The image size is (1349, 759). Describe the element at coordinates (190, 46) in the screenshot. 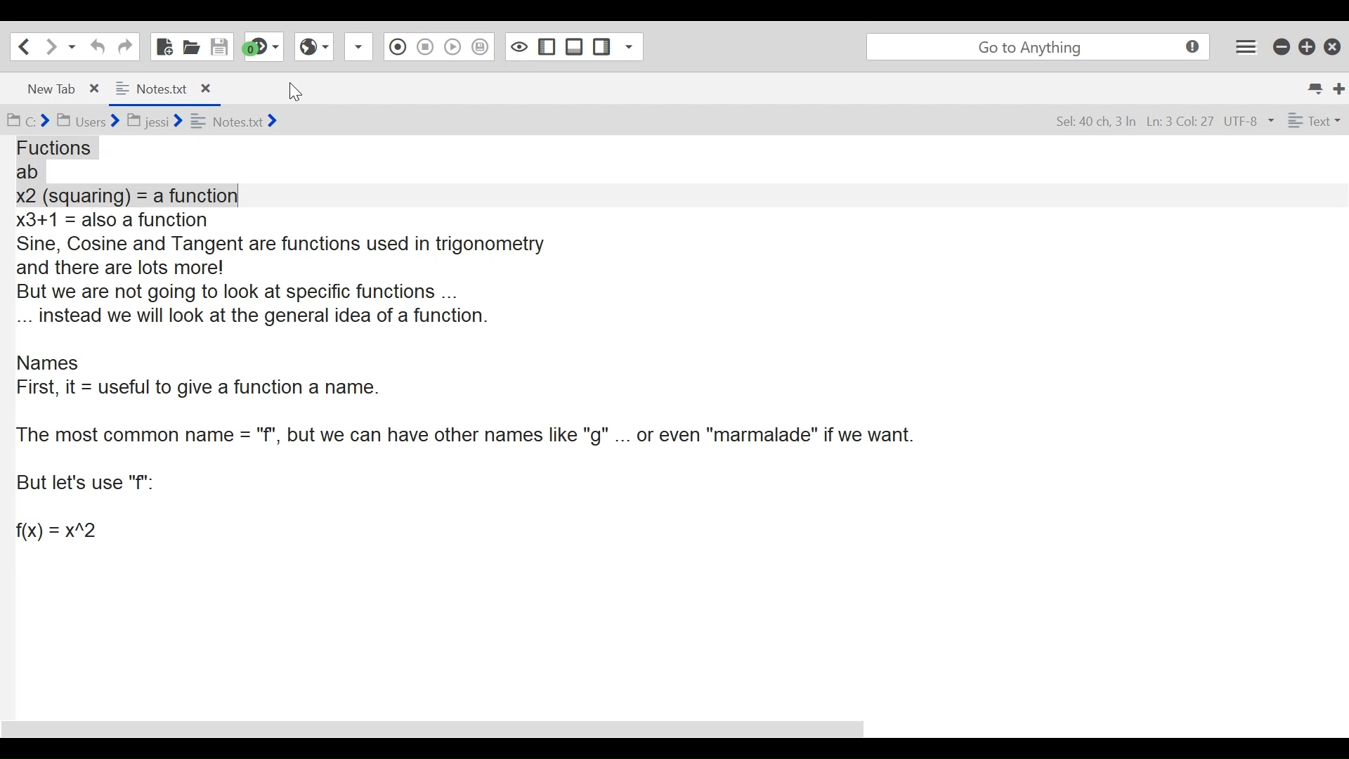

I see `Open File` at that location.